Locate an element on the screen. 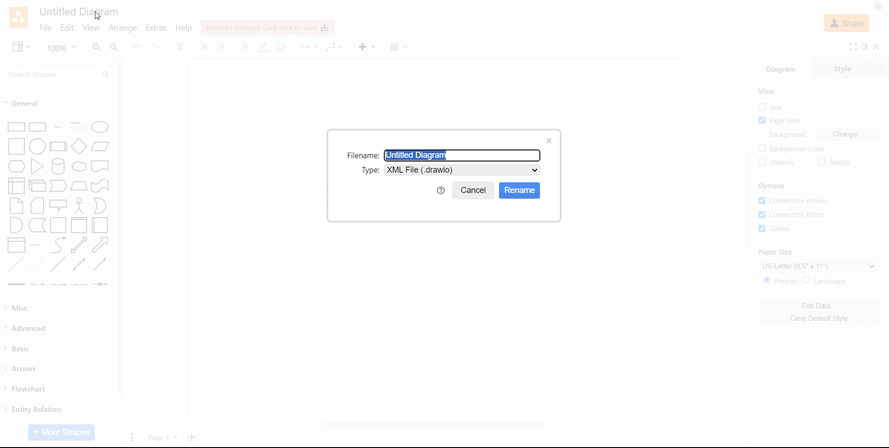 The height and width of the screenshot is (448, 889). grid is located at coordinates (771, 107).